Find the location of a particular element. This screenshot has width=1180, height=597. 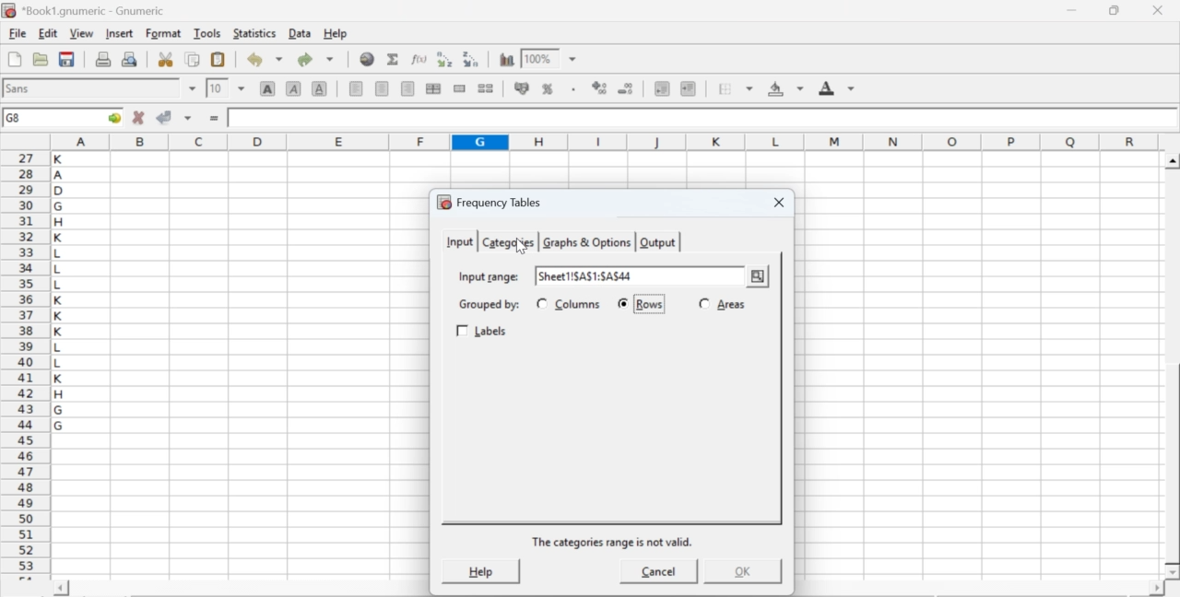

cut is located at coordinates (165, 59).